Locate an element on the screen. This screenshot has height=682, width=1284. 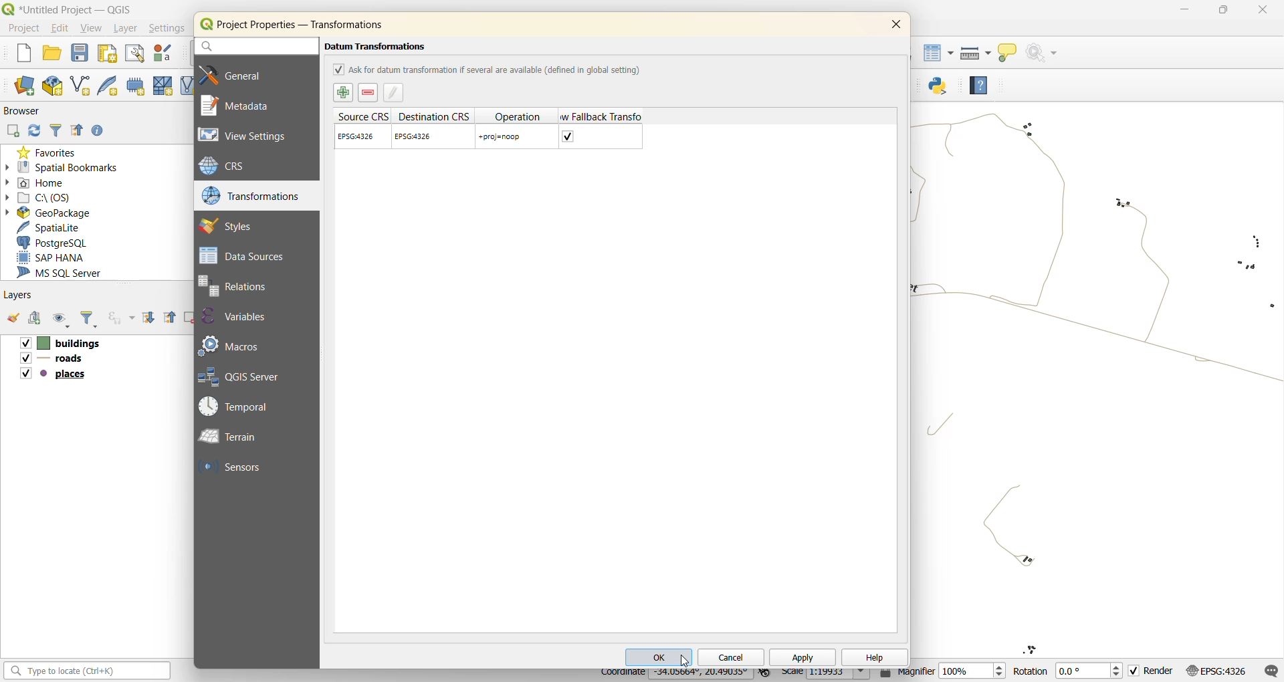
destination crs is located at coordinates (433, 115).